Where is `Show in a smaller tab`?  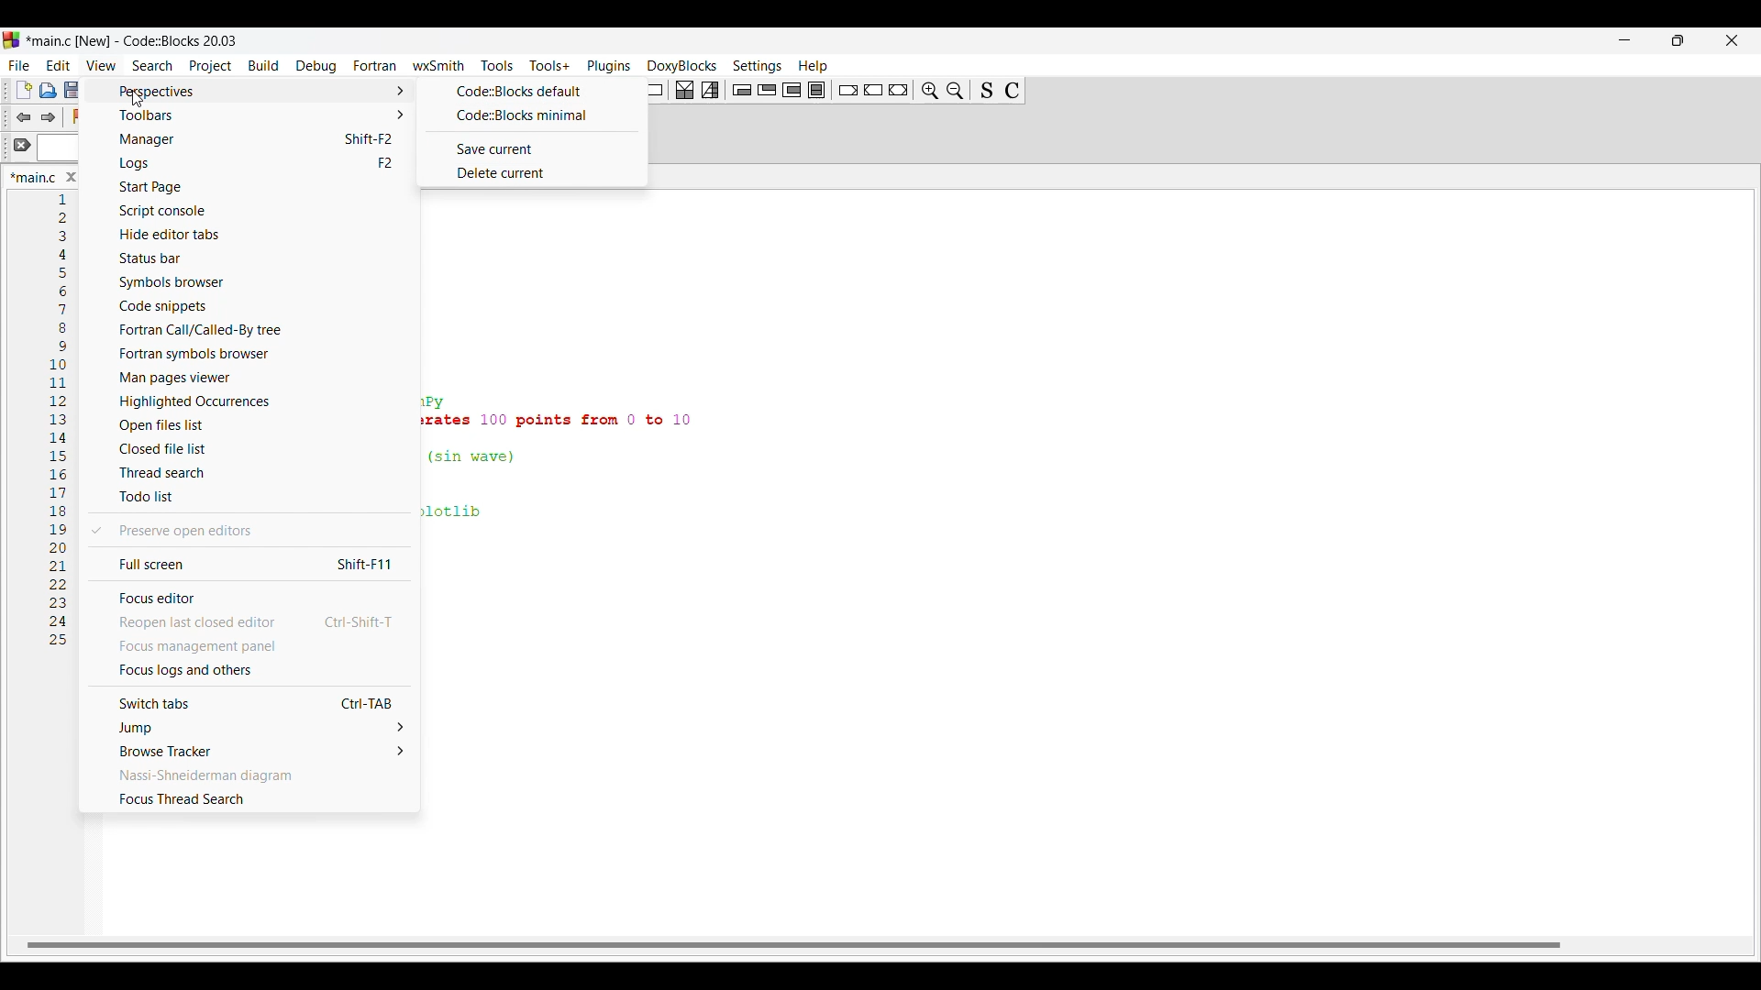
Show in a smaller tab is located at coordinates (1678, 40).